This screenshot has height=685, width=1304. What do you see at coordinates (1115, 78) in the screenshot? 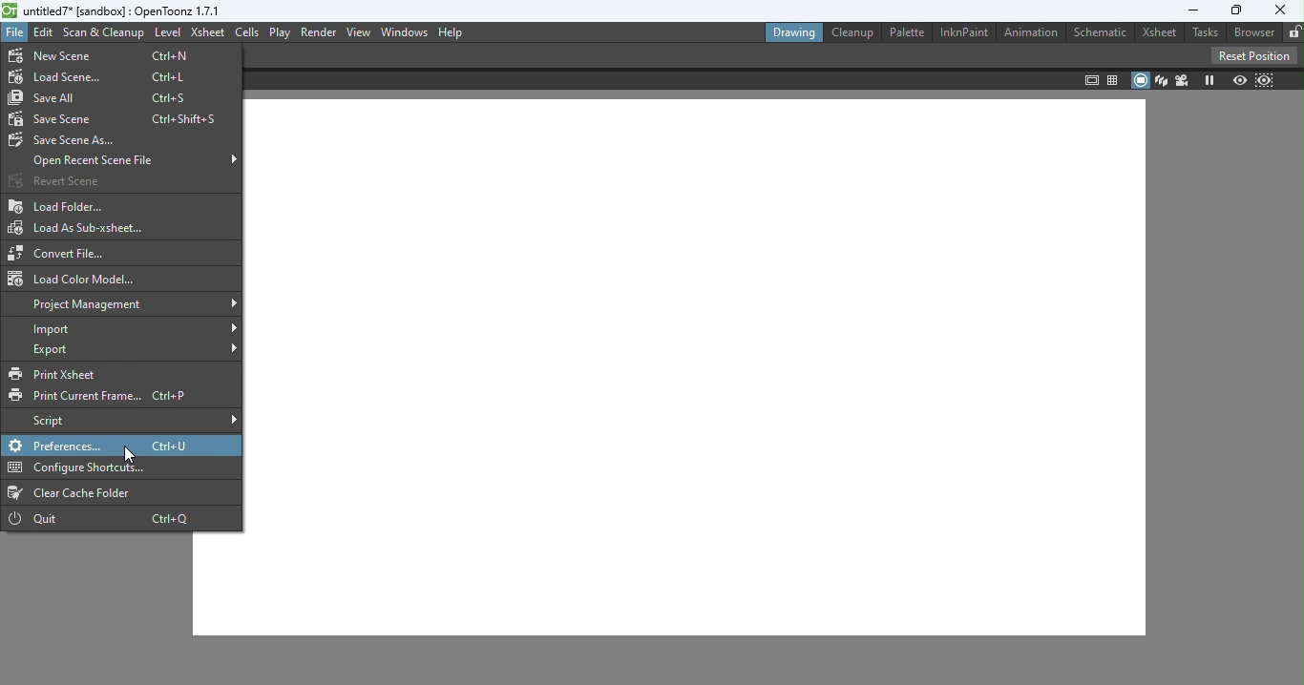
I see `Field guide` at bounding box center [1115, 78].